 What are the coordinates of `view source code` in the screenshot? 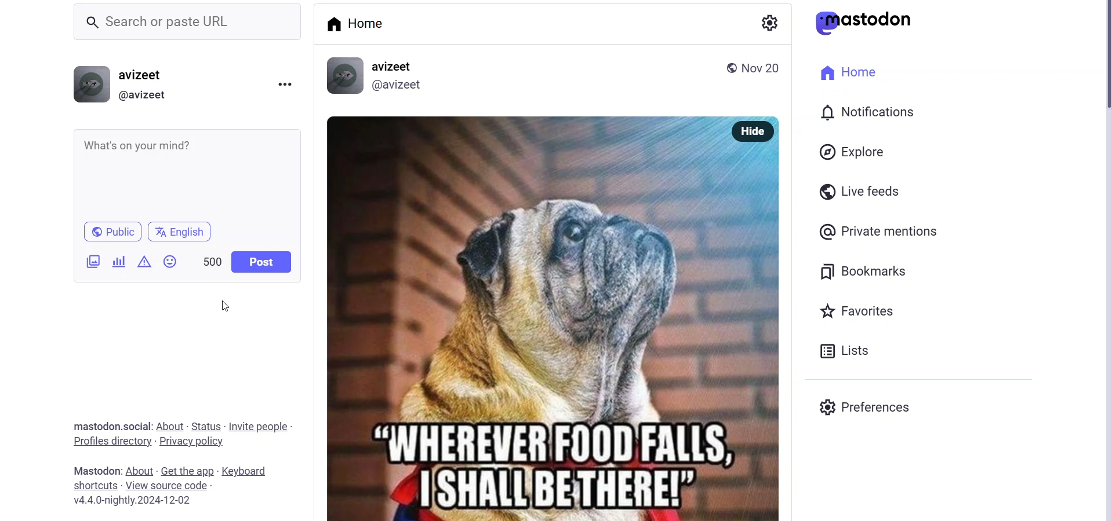 It's located at (170, 485).